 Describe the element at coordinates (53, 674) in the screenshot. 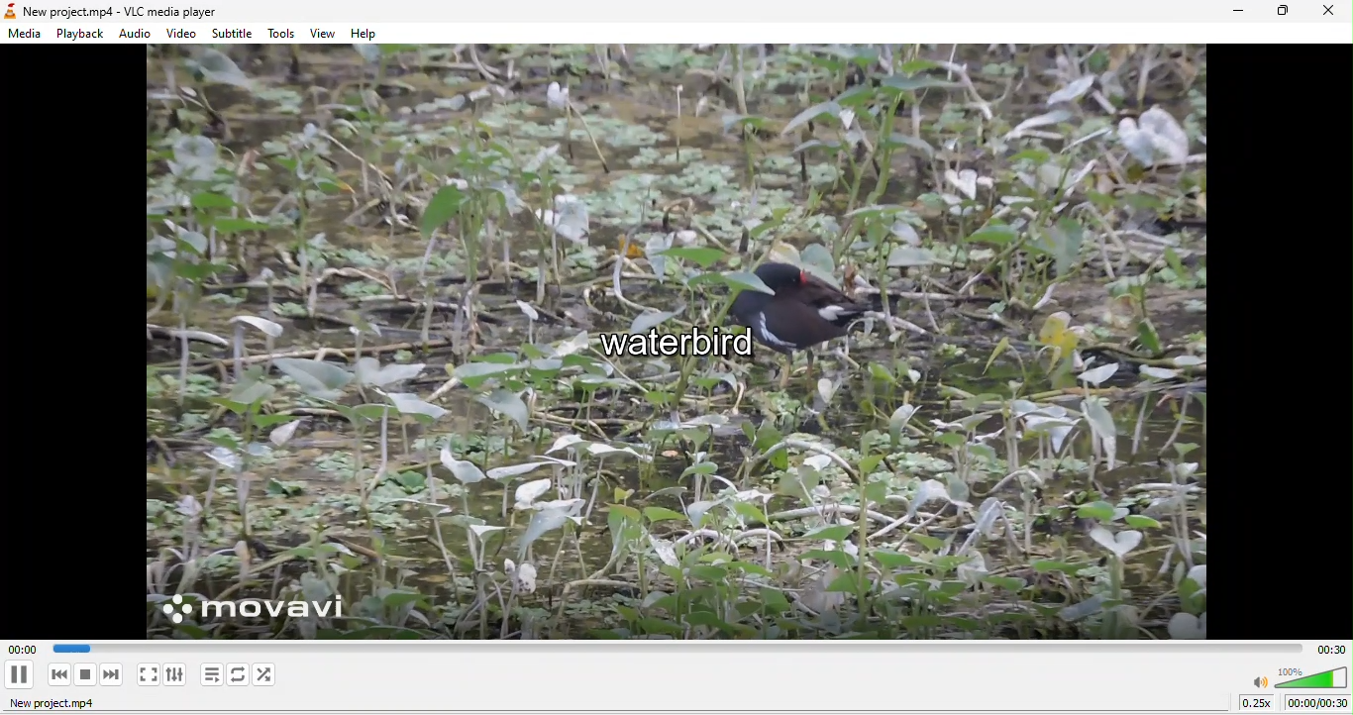

I see `previous media` at that location.